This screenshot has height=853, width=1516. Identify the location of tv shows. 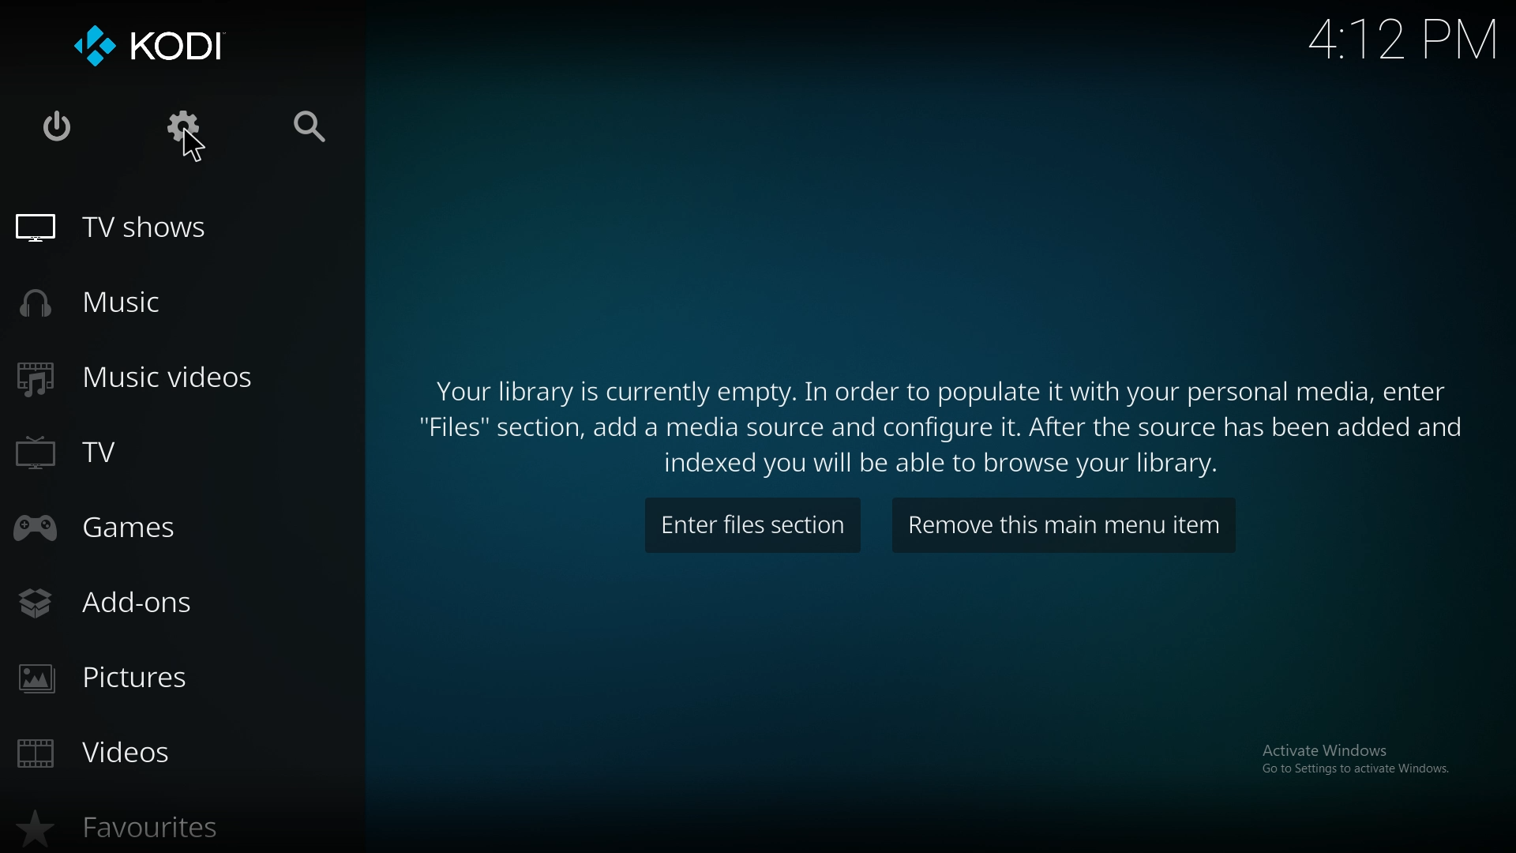
(123, 226).